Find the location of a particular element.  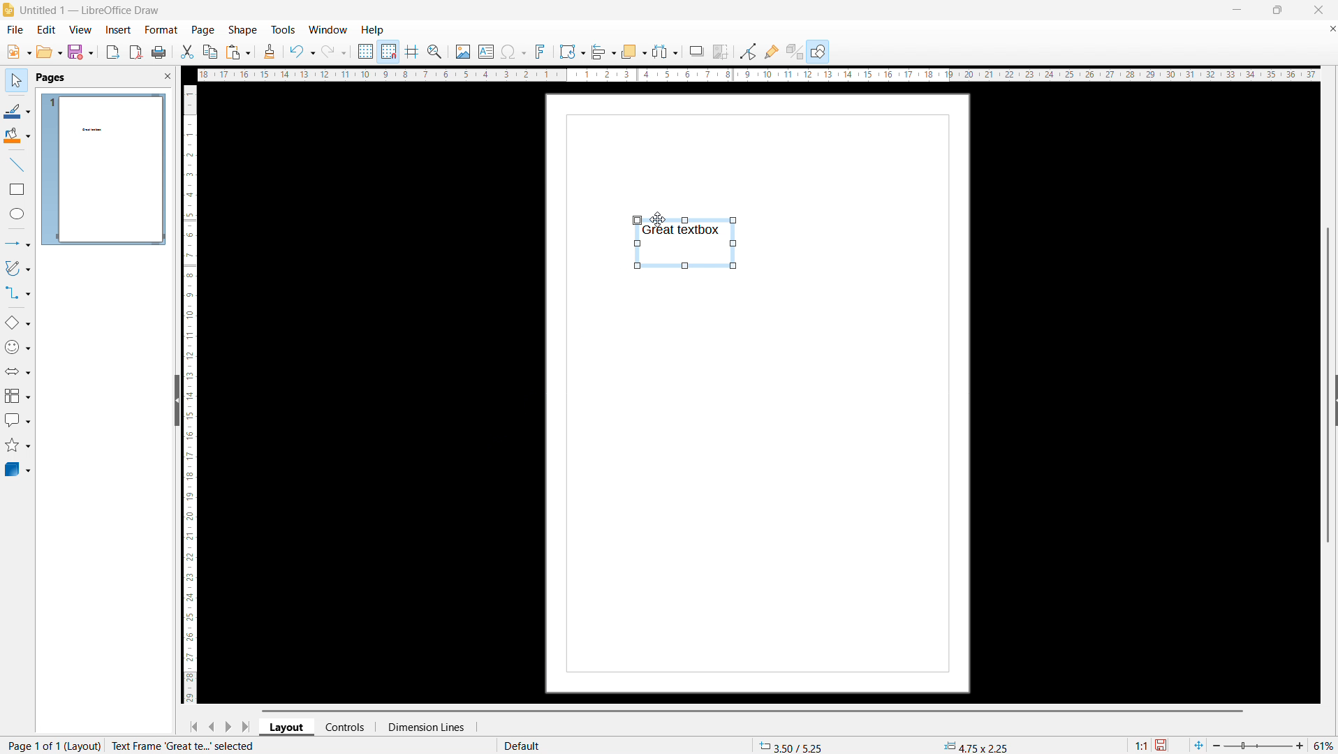

default page style is located at coordinates (520, 746).